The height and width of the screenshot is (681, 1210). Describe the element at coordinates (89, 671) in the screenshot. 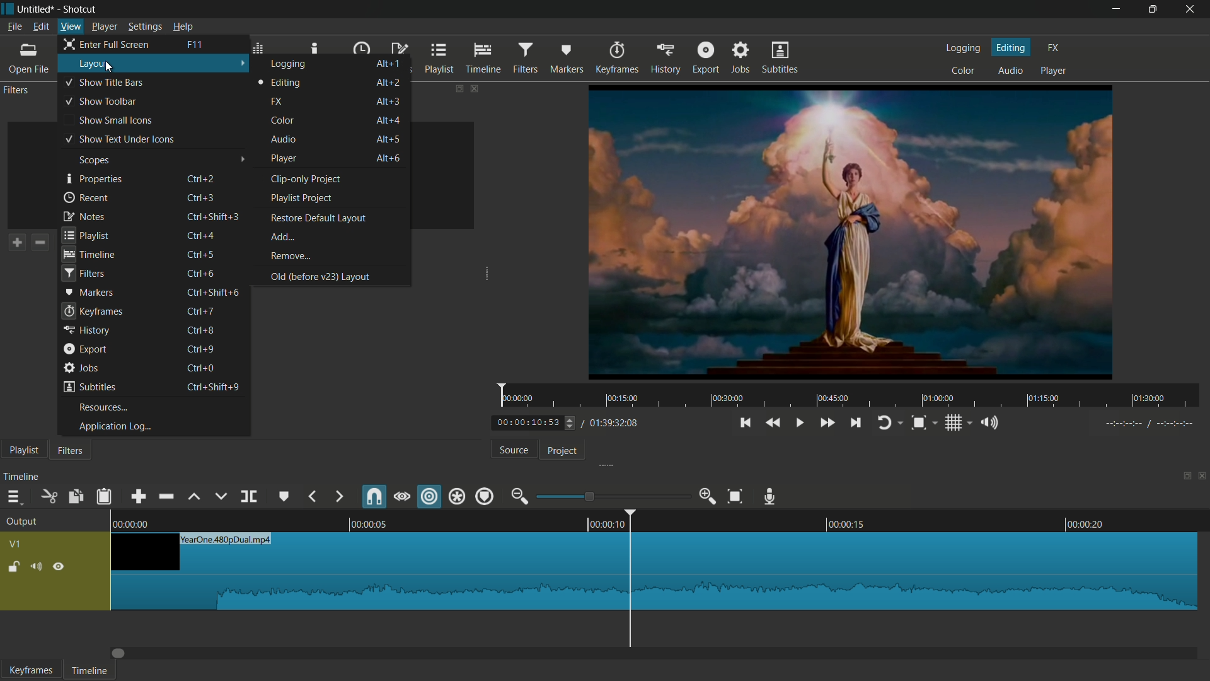

I see `timeline` at that location.